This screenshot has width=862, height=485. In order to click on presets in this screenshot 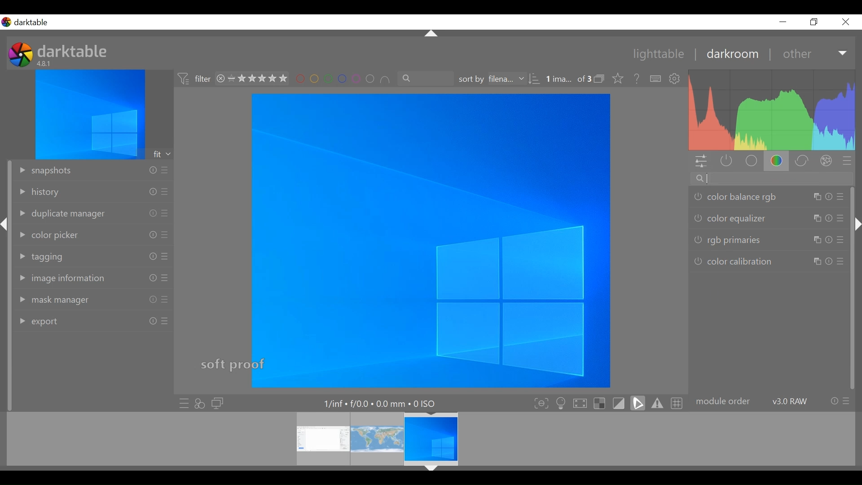, I will do `click(164, 170)`.